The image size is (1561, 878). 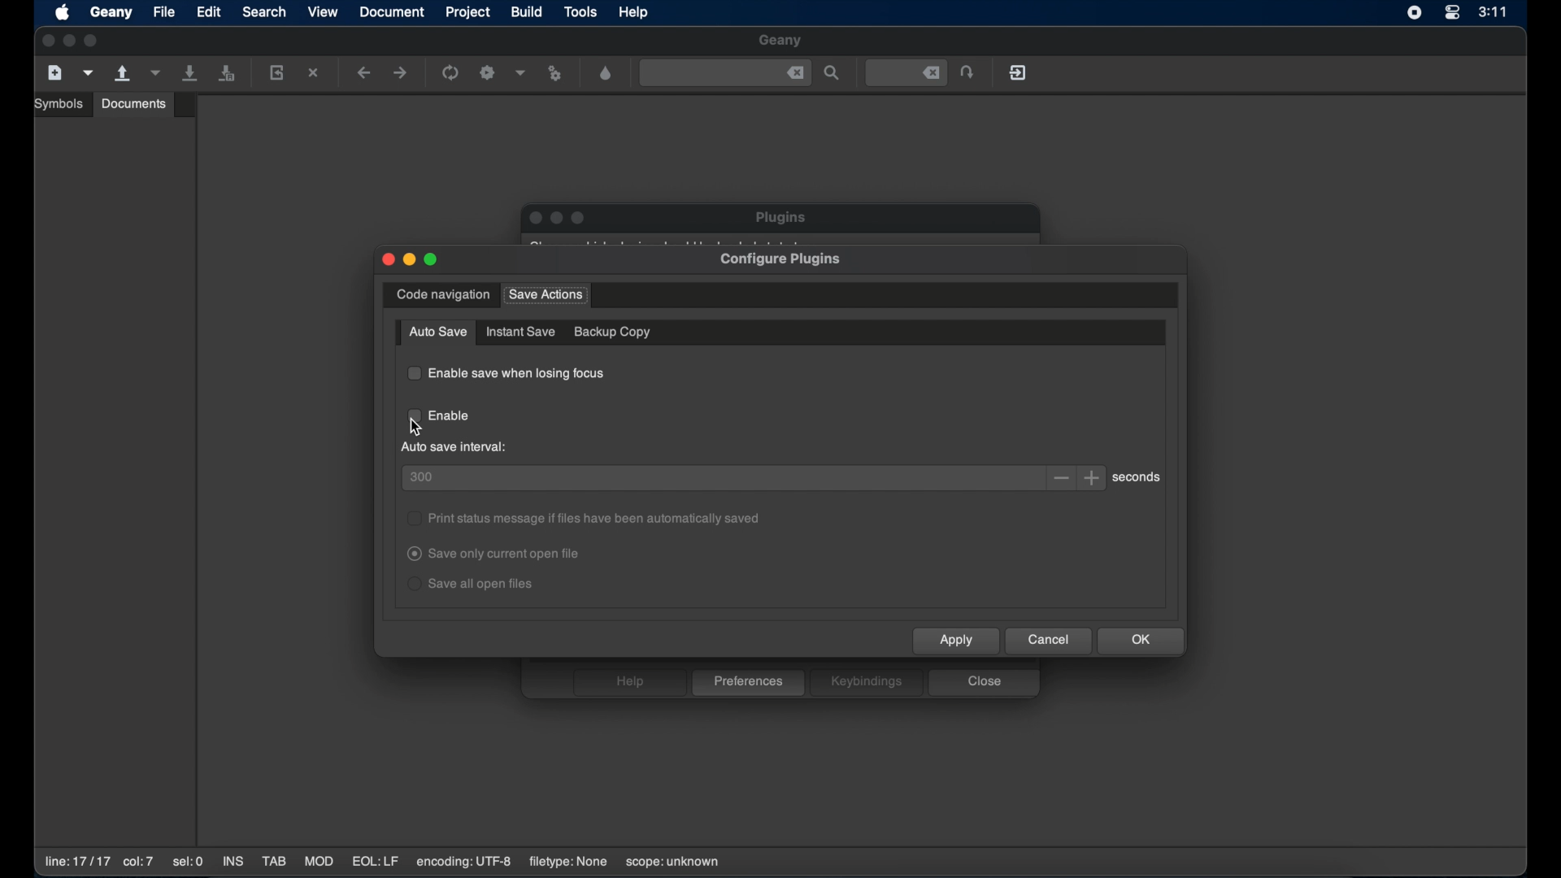 What do you see at coordinates (189, 863) in the screenshot?
I see `sel:0` at bounding box center [189, 863].